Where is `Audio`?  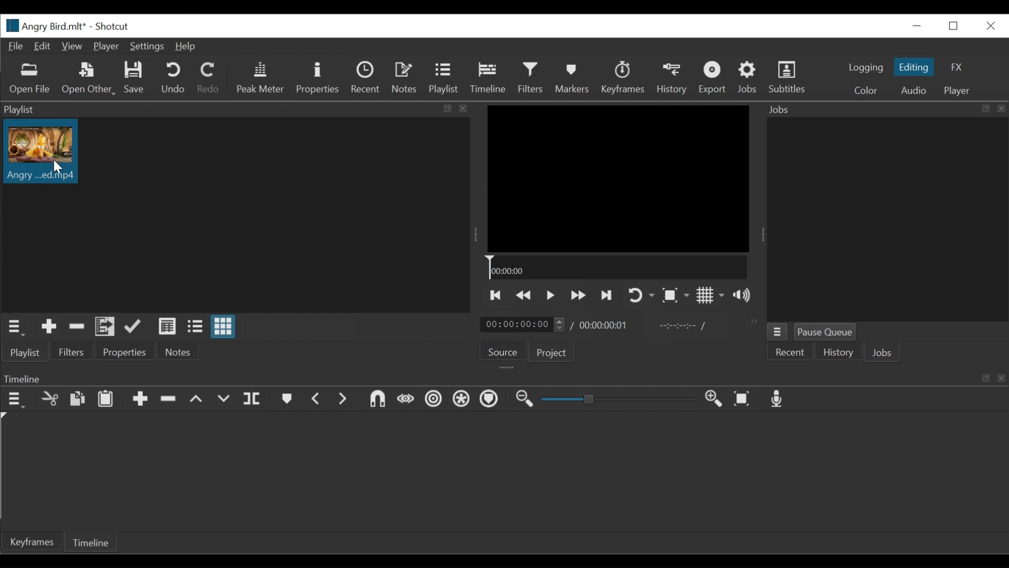 Audio is located at coordinates (913, 90).